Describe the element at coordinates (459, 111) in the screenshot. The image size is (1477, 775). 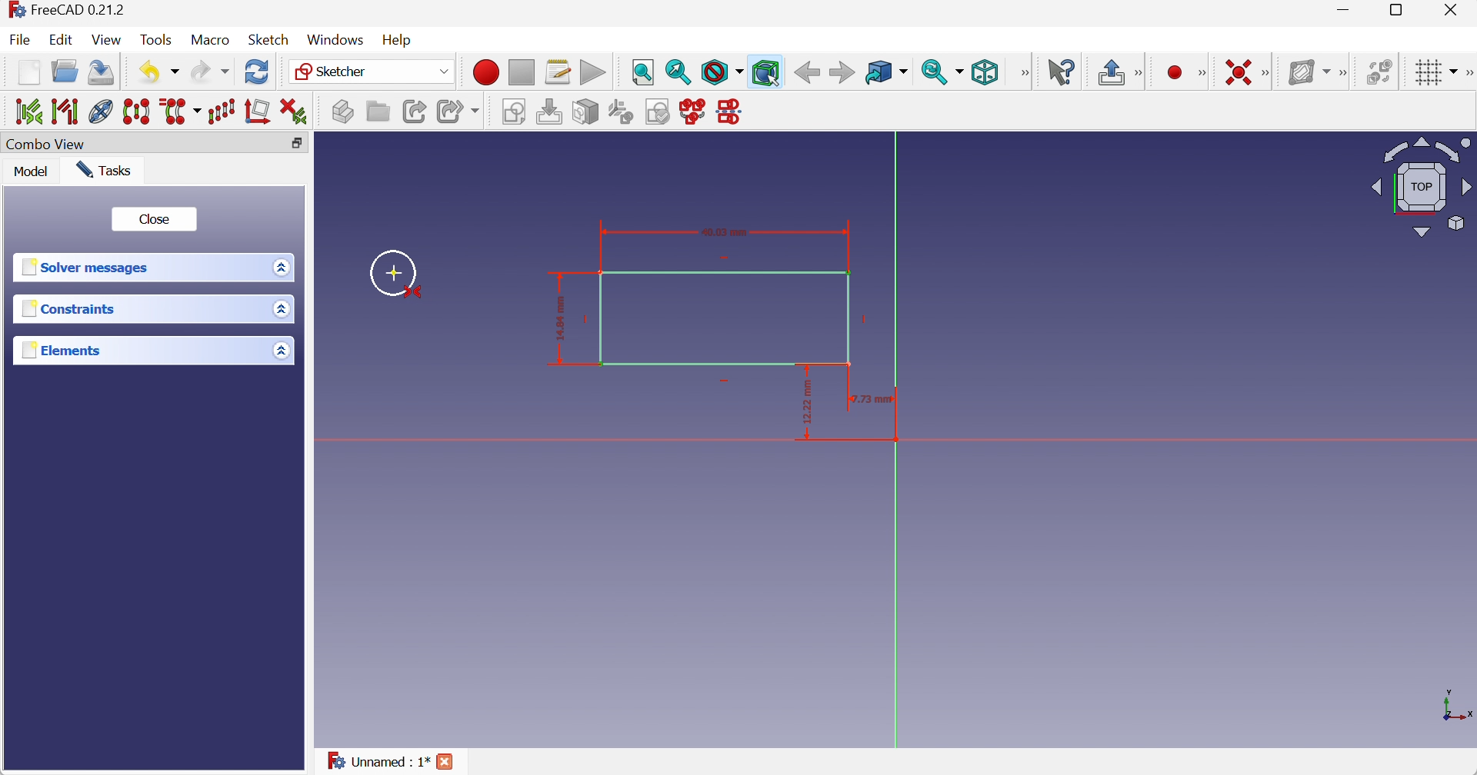
I see `Make sub-link` at that location.